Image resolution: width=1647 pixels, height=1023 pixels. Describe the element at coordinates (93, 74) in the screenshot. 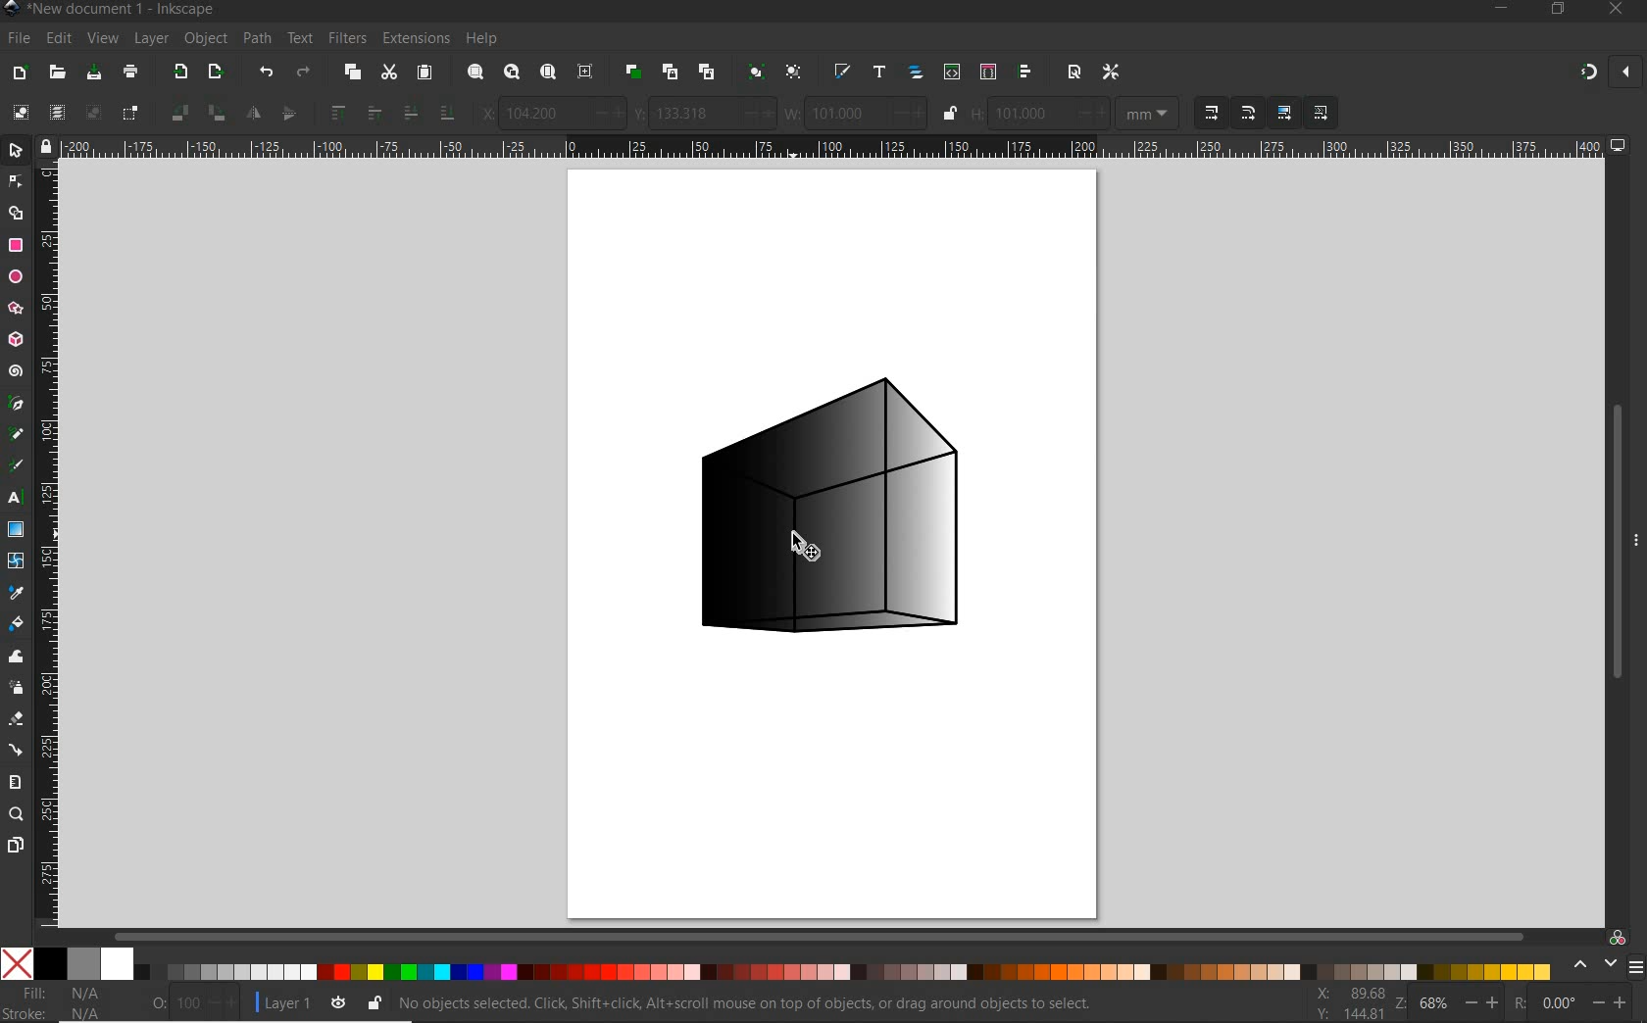

I see `SAVE` at that location.